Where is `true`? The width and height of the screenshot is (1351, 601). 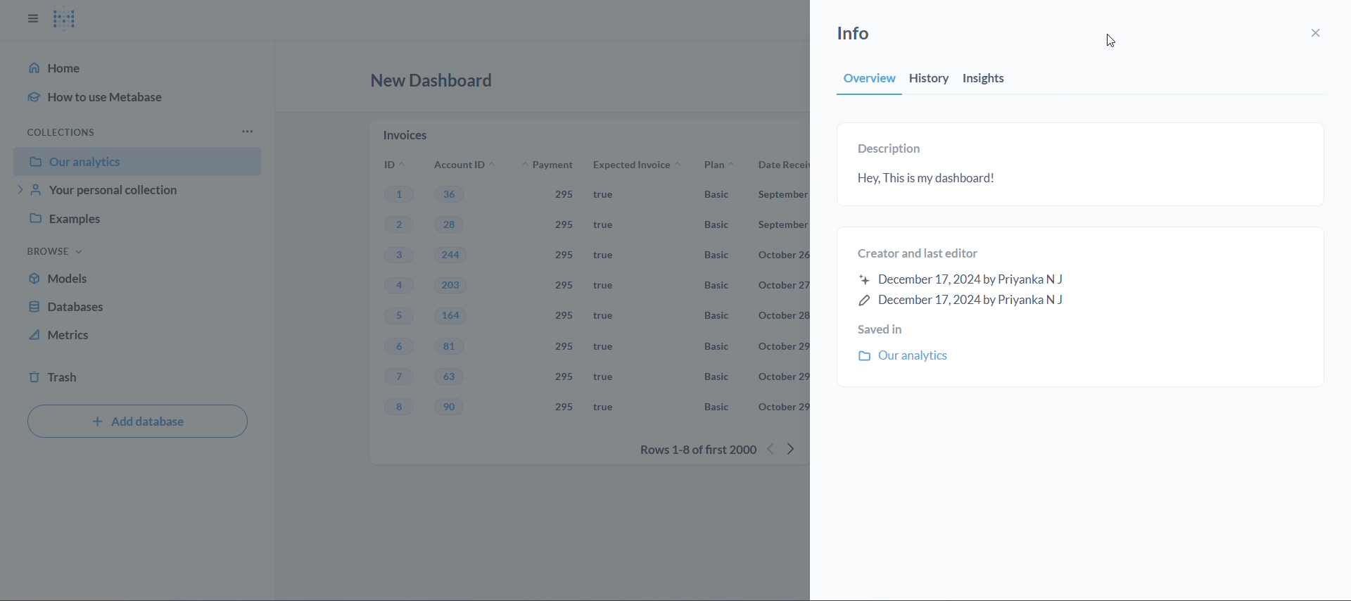
true is located at coordinates (602, 377).